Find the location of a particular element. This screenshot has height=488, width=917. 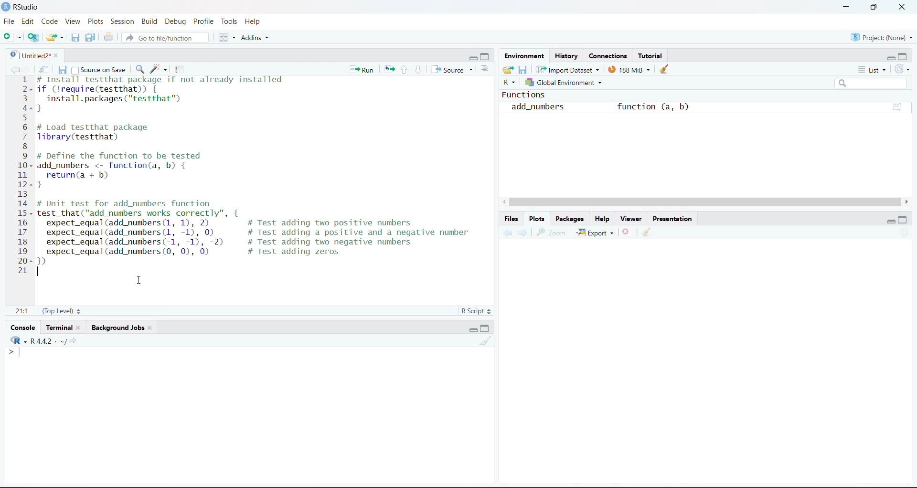

maximize is located at coordinates (485, 329).